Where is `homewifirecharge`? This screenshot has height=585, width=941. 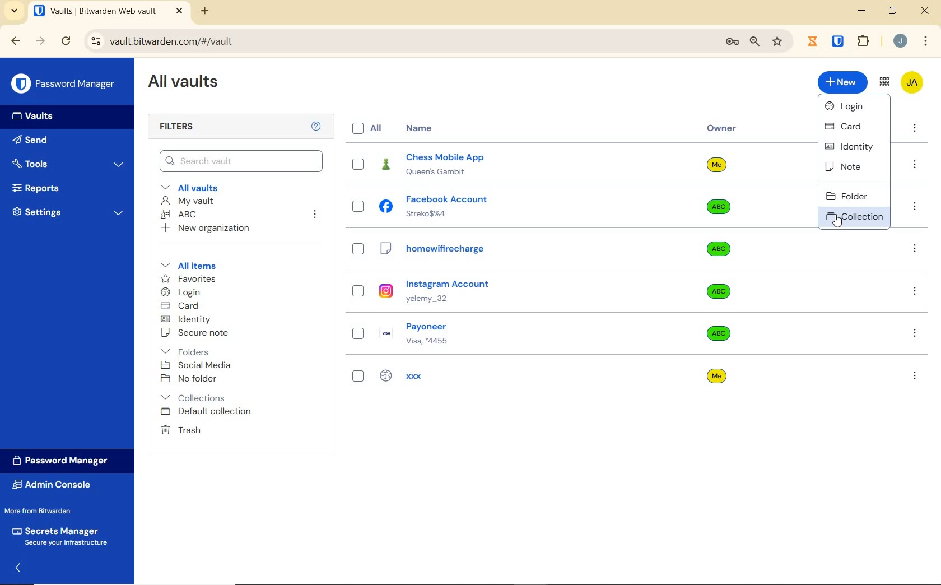 homewifirecharge is located at coordinates (515, 247).